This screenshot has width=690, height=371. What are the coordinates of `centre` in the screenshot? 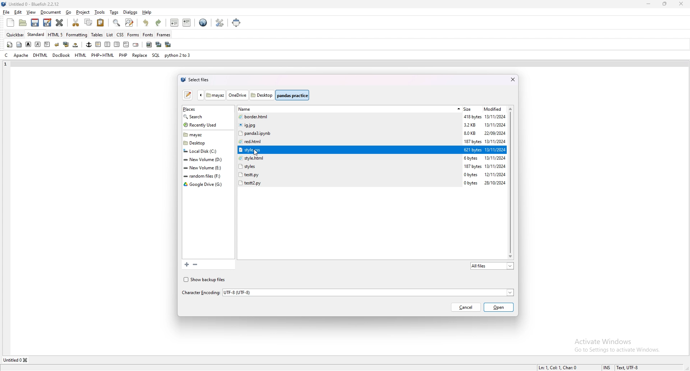 It's located at (107, 44).